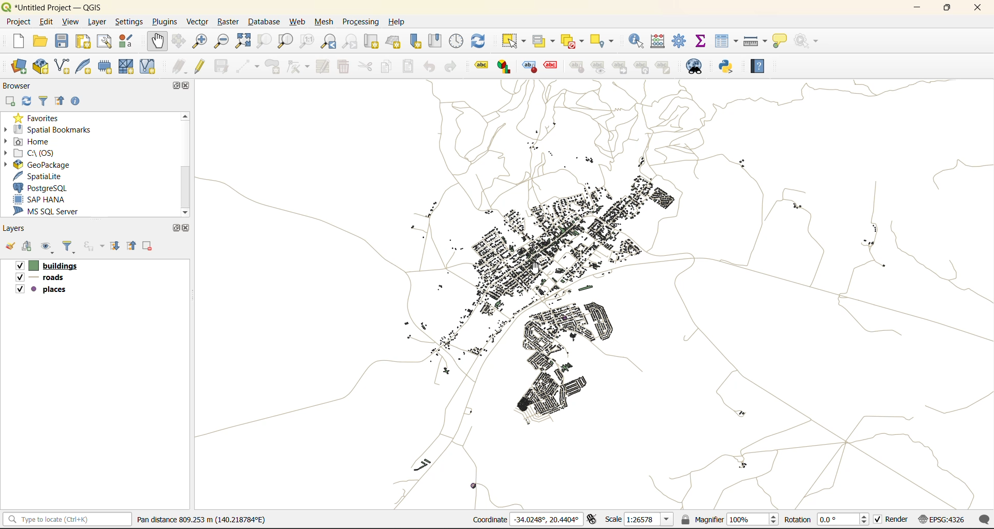 Image resolution: width=994 pixels, height=529 pixels. What do you see at coordinates (556, 252) in the screenshot?
I see `panned map` at bounding box center [556, 252].